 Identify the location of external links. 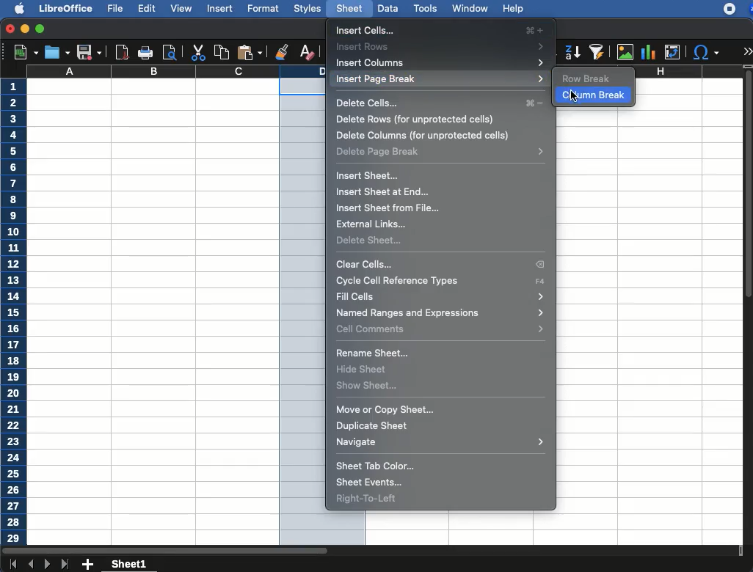
(374, 226).